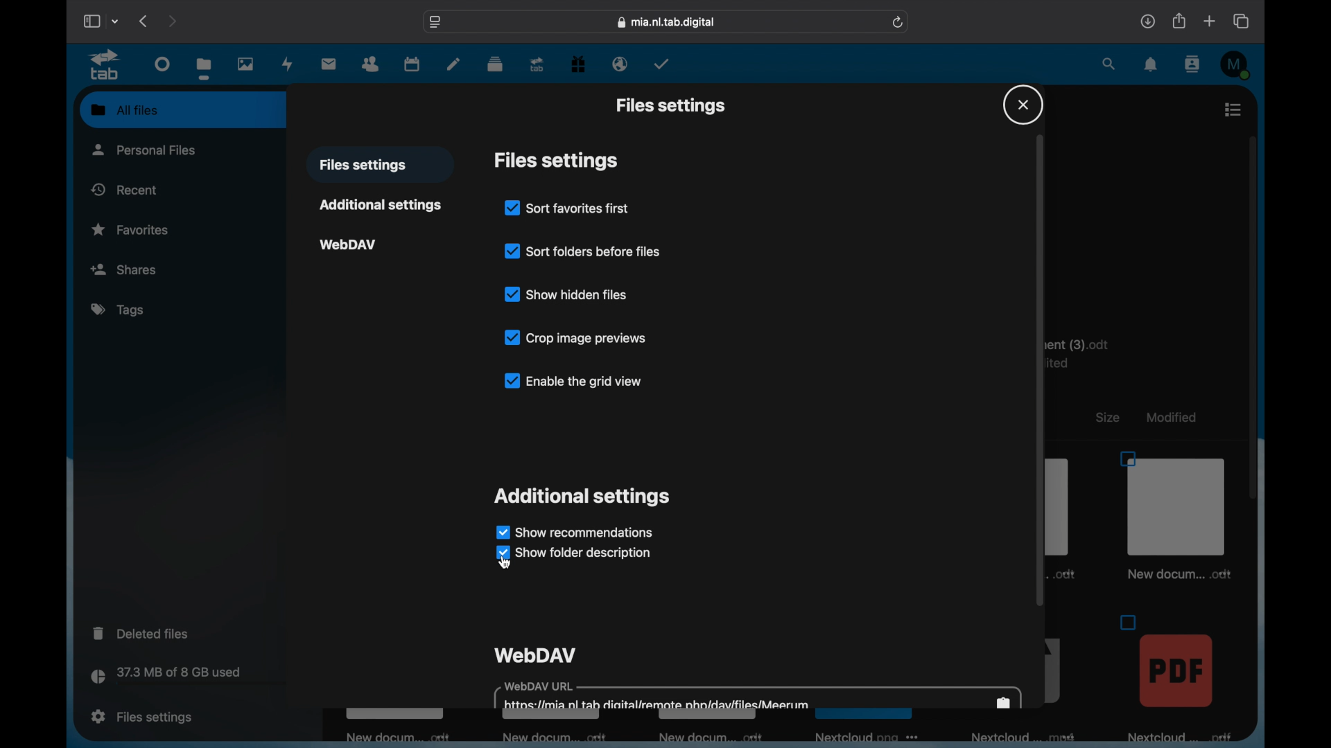 The height and width of the screenshot is (748, 1331). What do you see at coordinates (666, 22) in the screenshot?
I see `web address` at bounding box center [666, 22].